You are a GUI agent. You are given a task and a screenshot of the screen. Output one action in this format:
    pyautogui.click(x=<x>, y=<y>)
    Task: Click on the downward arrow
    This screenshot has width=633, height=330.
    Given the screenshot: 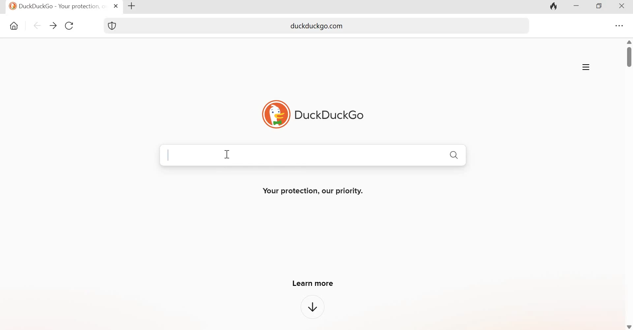 What is the action you would take?
    pyautogui.click(x=313, y=307)
    